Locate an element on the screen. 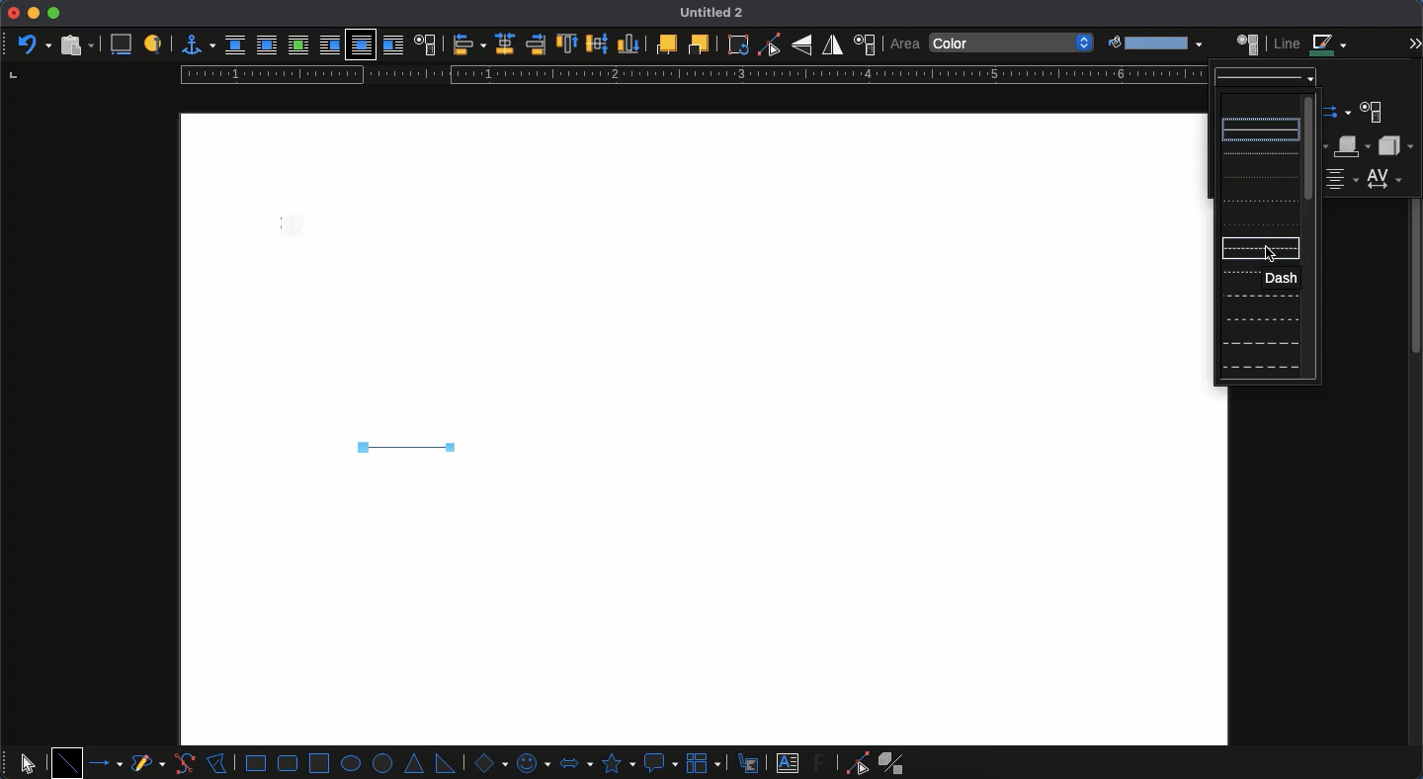 This screenshot has height=779, width=1423. extrusion is located at coordinates (895, 763).